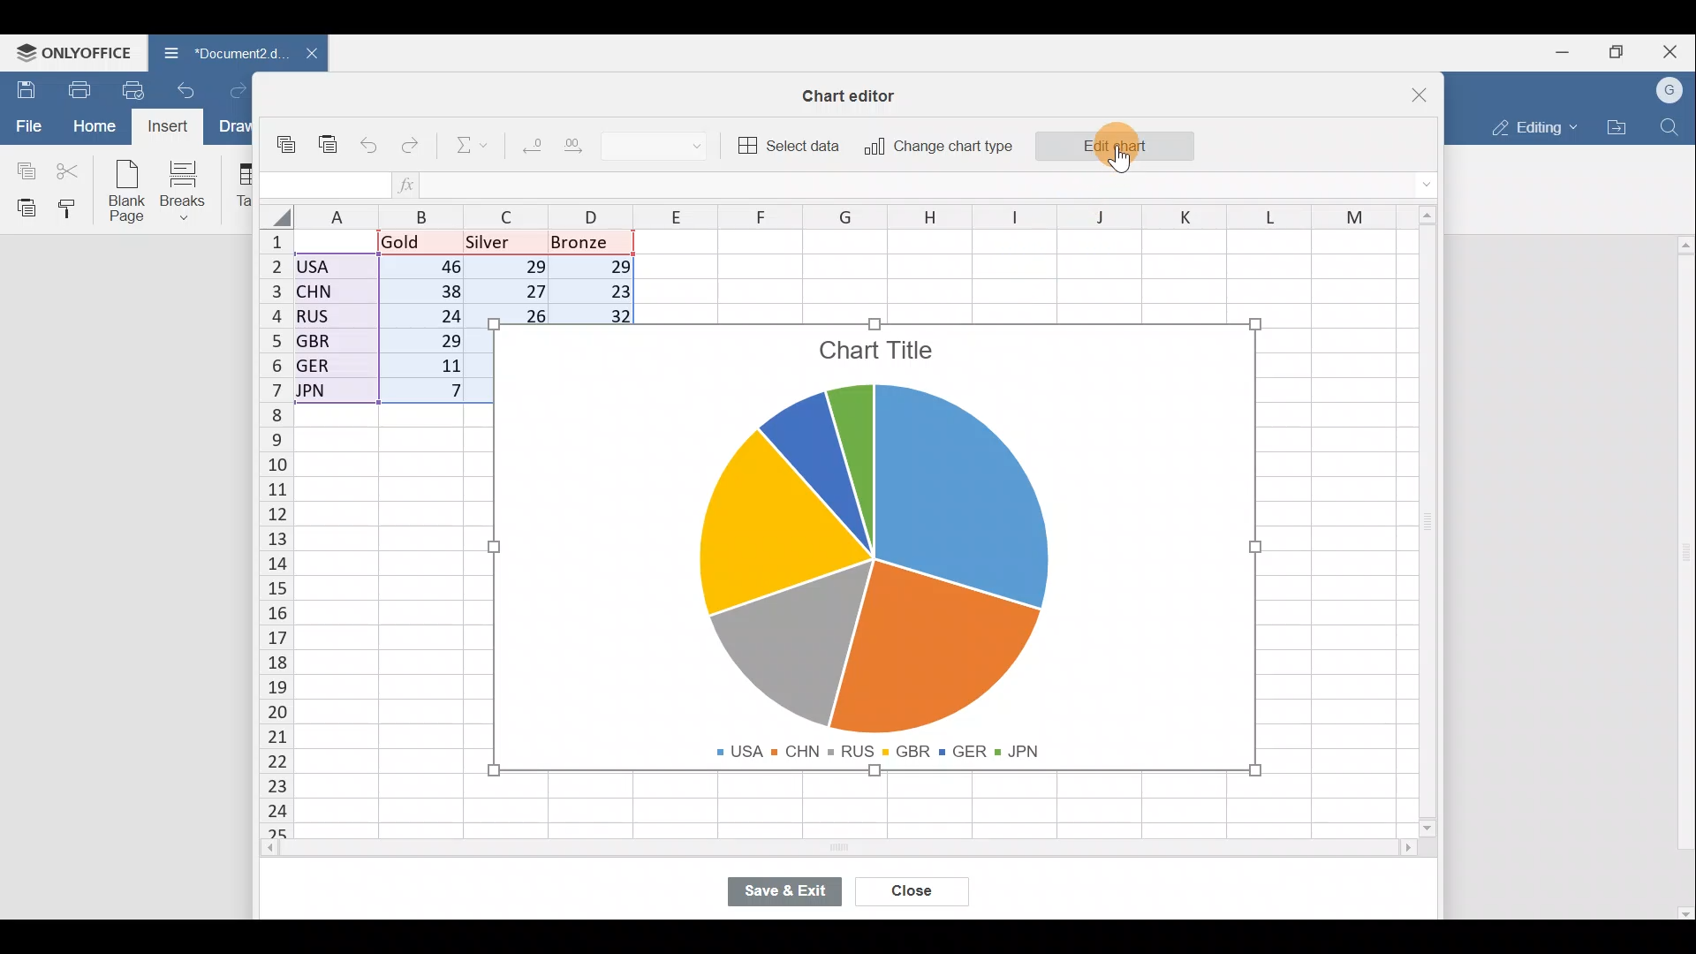 This screenshot has width=1696, height=954. Describe the element at coordinates (232, 128) in the screenshot. I see `Draw` at that location.